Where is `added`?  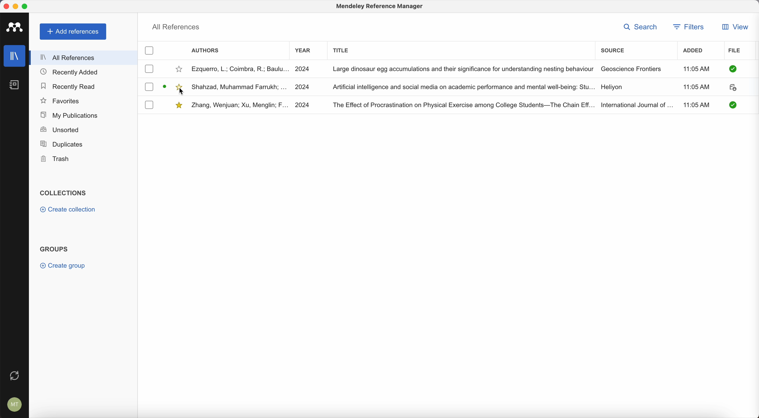 added is located at coordinates (695, 51).